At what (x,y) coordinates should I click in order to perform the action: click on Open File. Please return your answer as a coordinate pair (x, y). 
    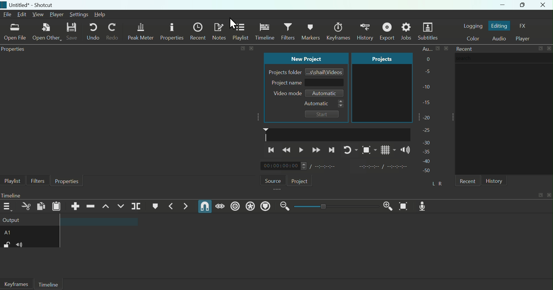
    Looking at the image, I should click on (14, 33).